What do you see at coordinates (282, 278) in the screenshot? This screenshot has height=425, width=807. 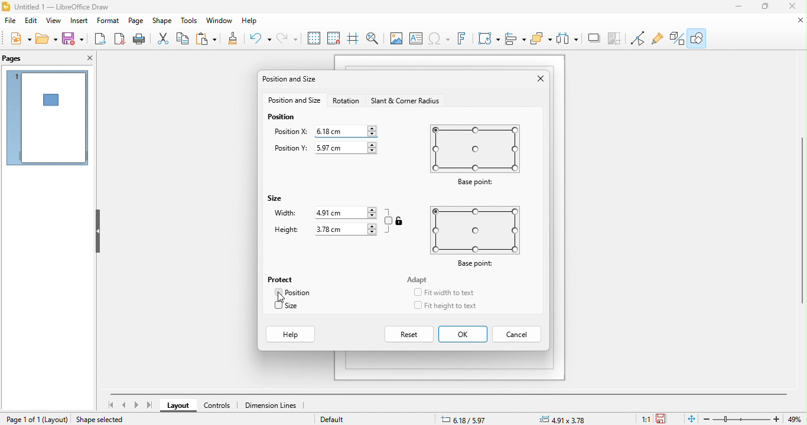 I see `protect` at bounding box center [282, 278].